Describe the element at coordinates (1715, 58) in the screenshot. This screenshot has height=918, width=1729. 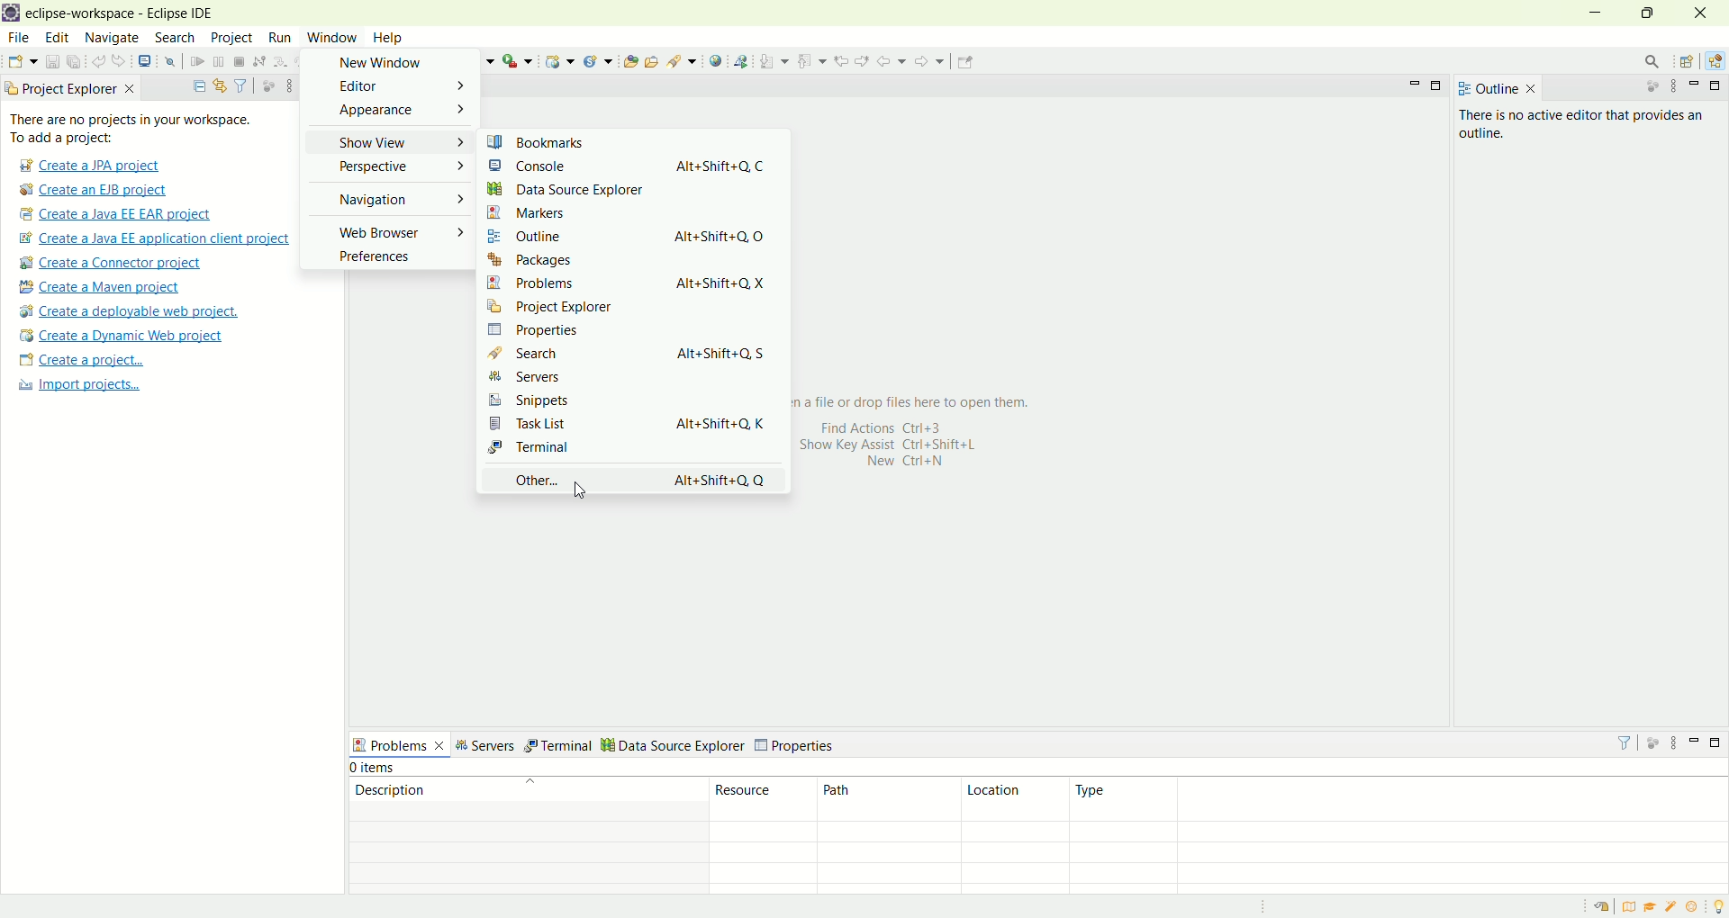
I see `java EE` at that location.